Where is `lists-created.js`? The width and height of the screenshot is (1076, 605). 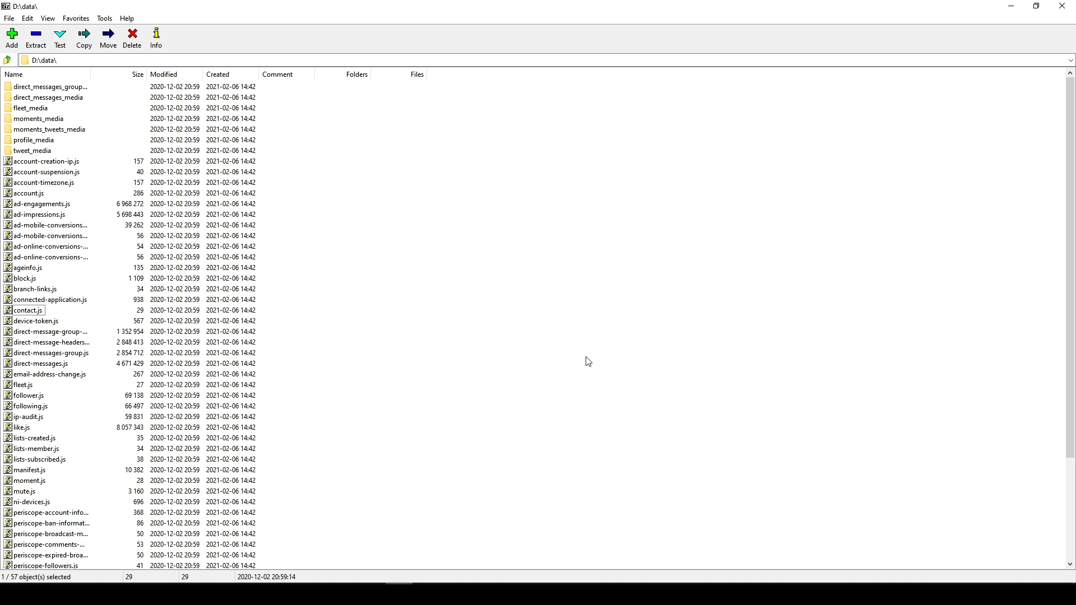 lists-created.js is located at coordinates (33, 438).